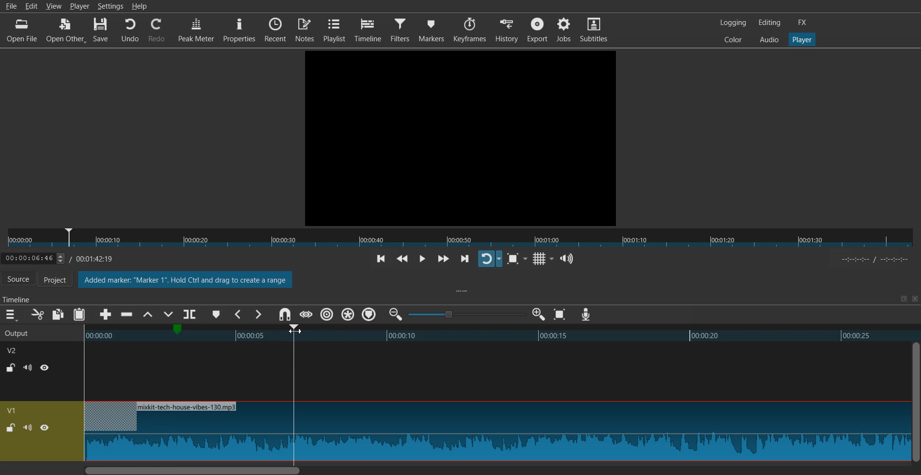 This screenshot has width=921, height=475. I want to click on Lock / UnLock, so click(11, 428).